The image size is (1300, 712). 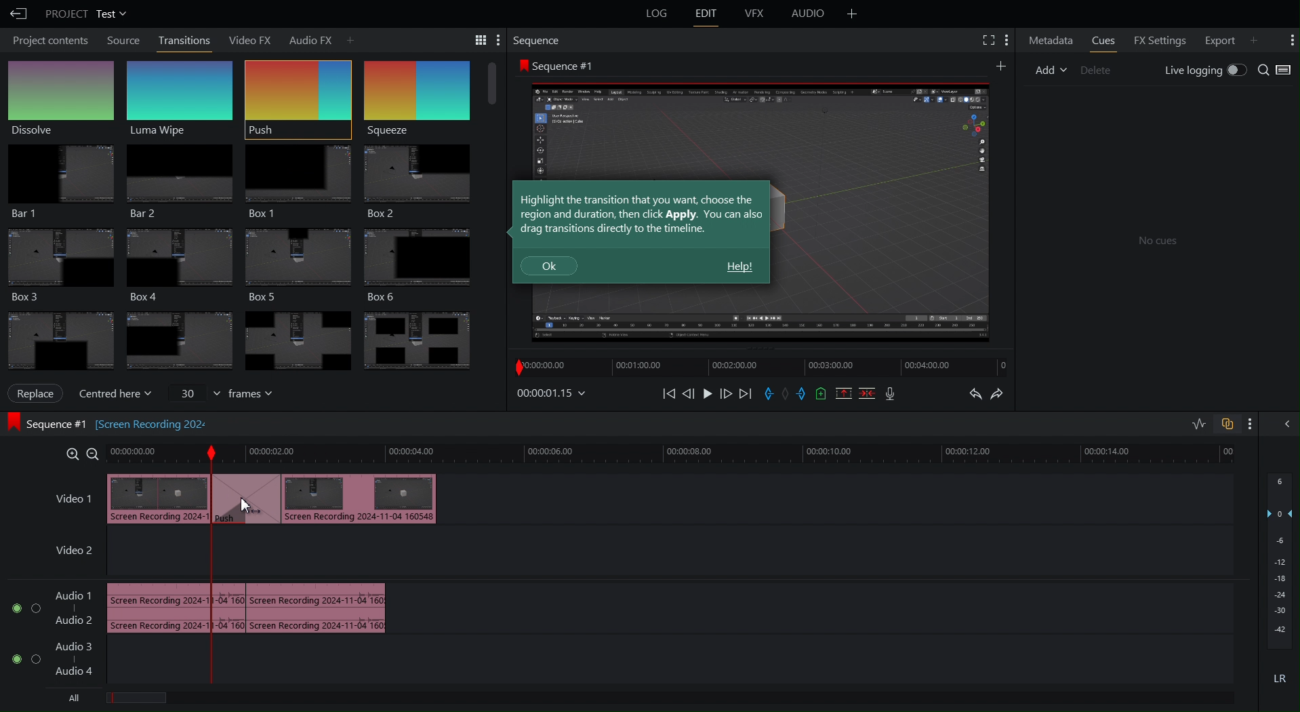 What do you see at coordinates (1103, 39) in the screenshot?
I see `Cues` at bounding box center [1103, 39].